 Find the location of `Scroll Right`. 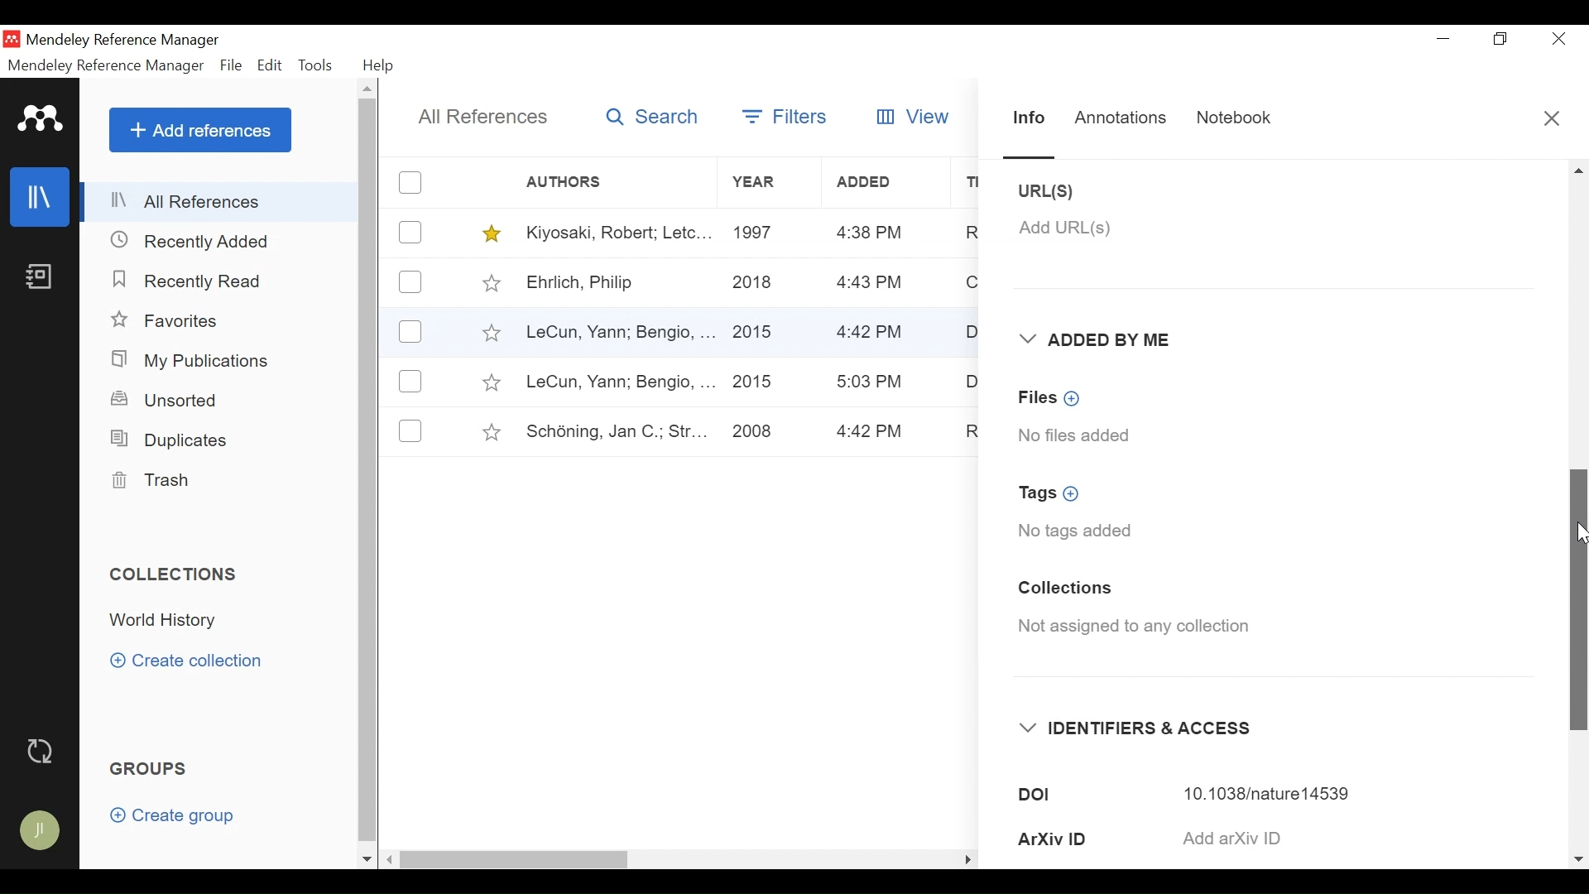

Scroll Right is located at coordinates (391, 860).